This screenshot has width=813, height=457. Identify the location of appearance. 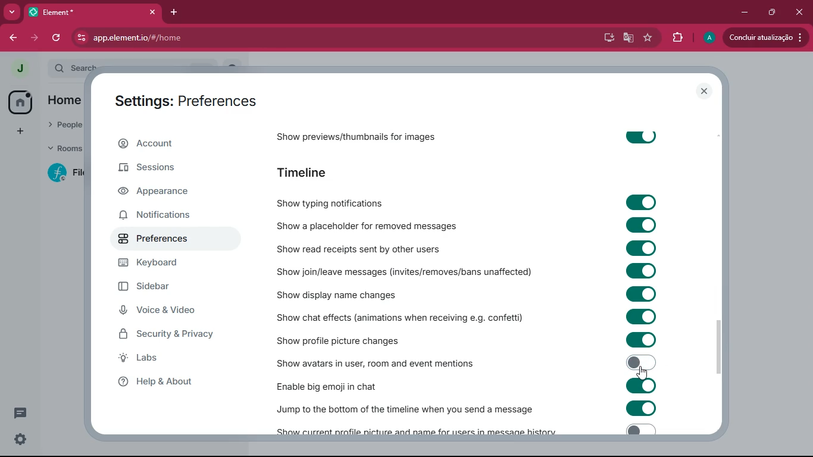
(167, 193).